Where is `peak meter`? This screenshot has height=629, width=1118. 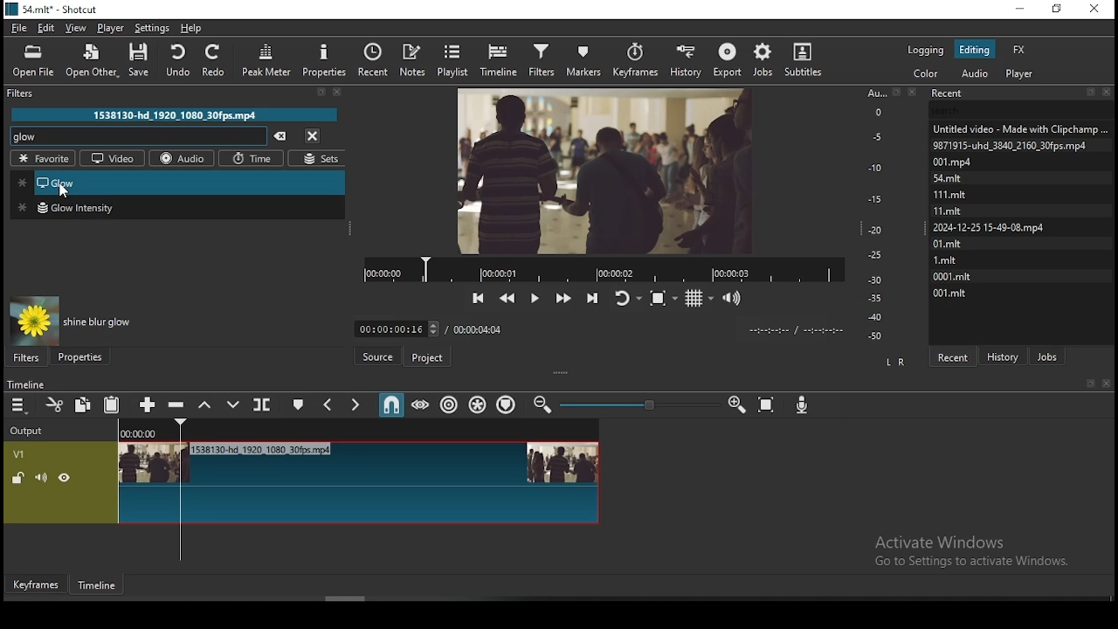
peak meter is located at coordinates (268, 64).